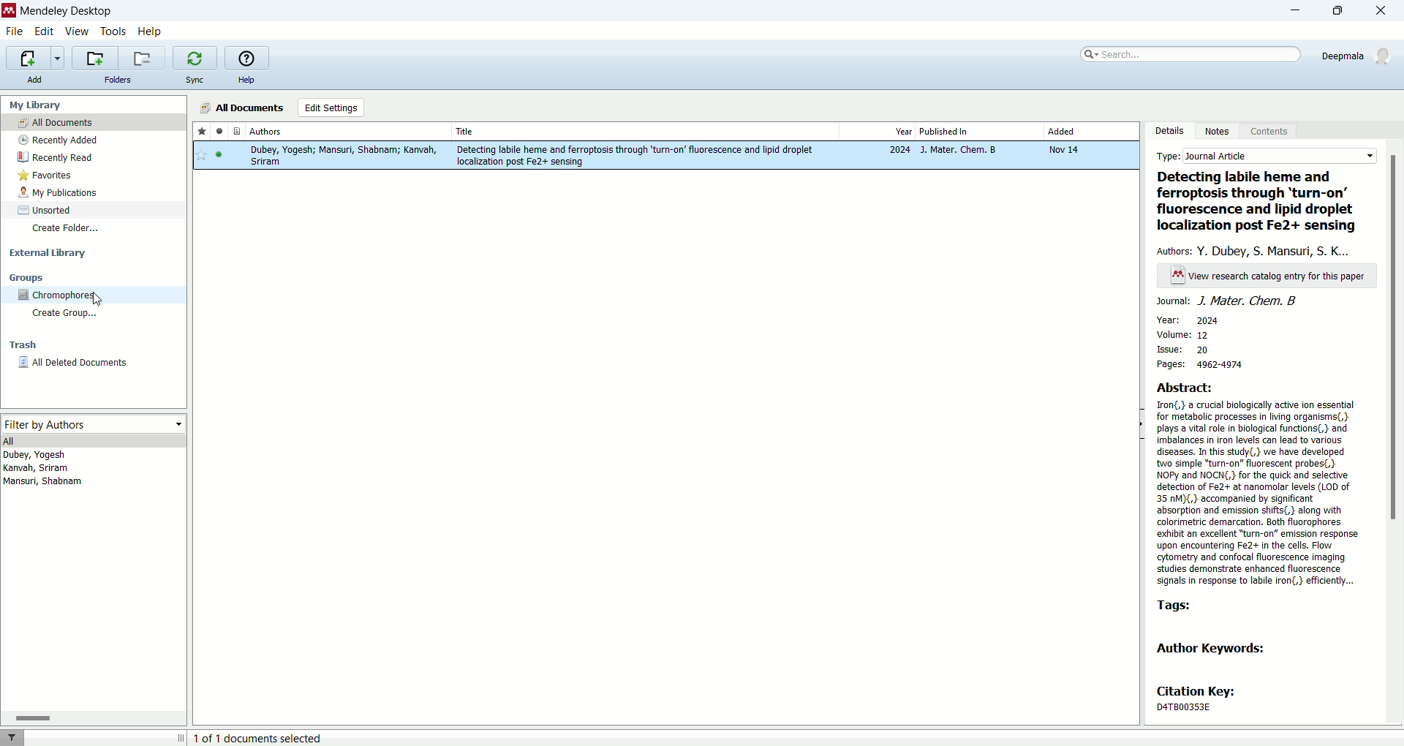 The height and width of the screenshot is (746, 1404). Describe the element at coordinates (1291, 12) in the screenshot. I see `minimize` at that location.